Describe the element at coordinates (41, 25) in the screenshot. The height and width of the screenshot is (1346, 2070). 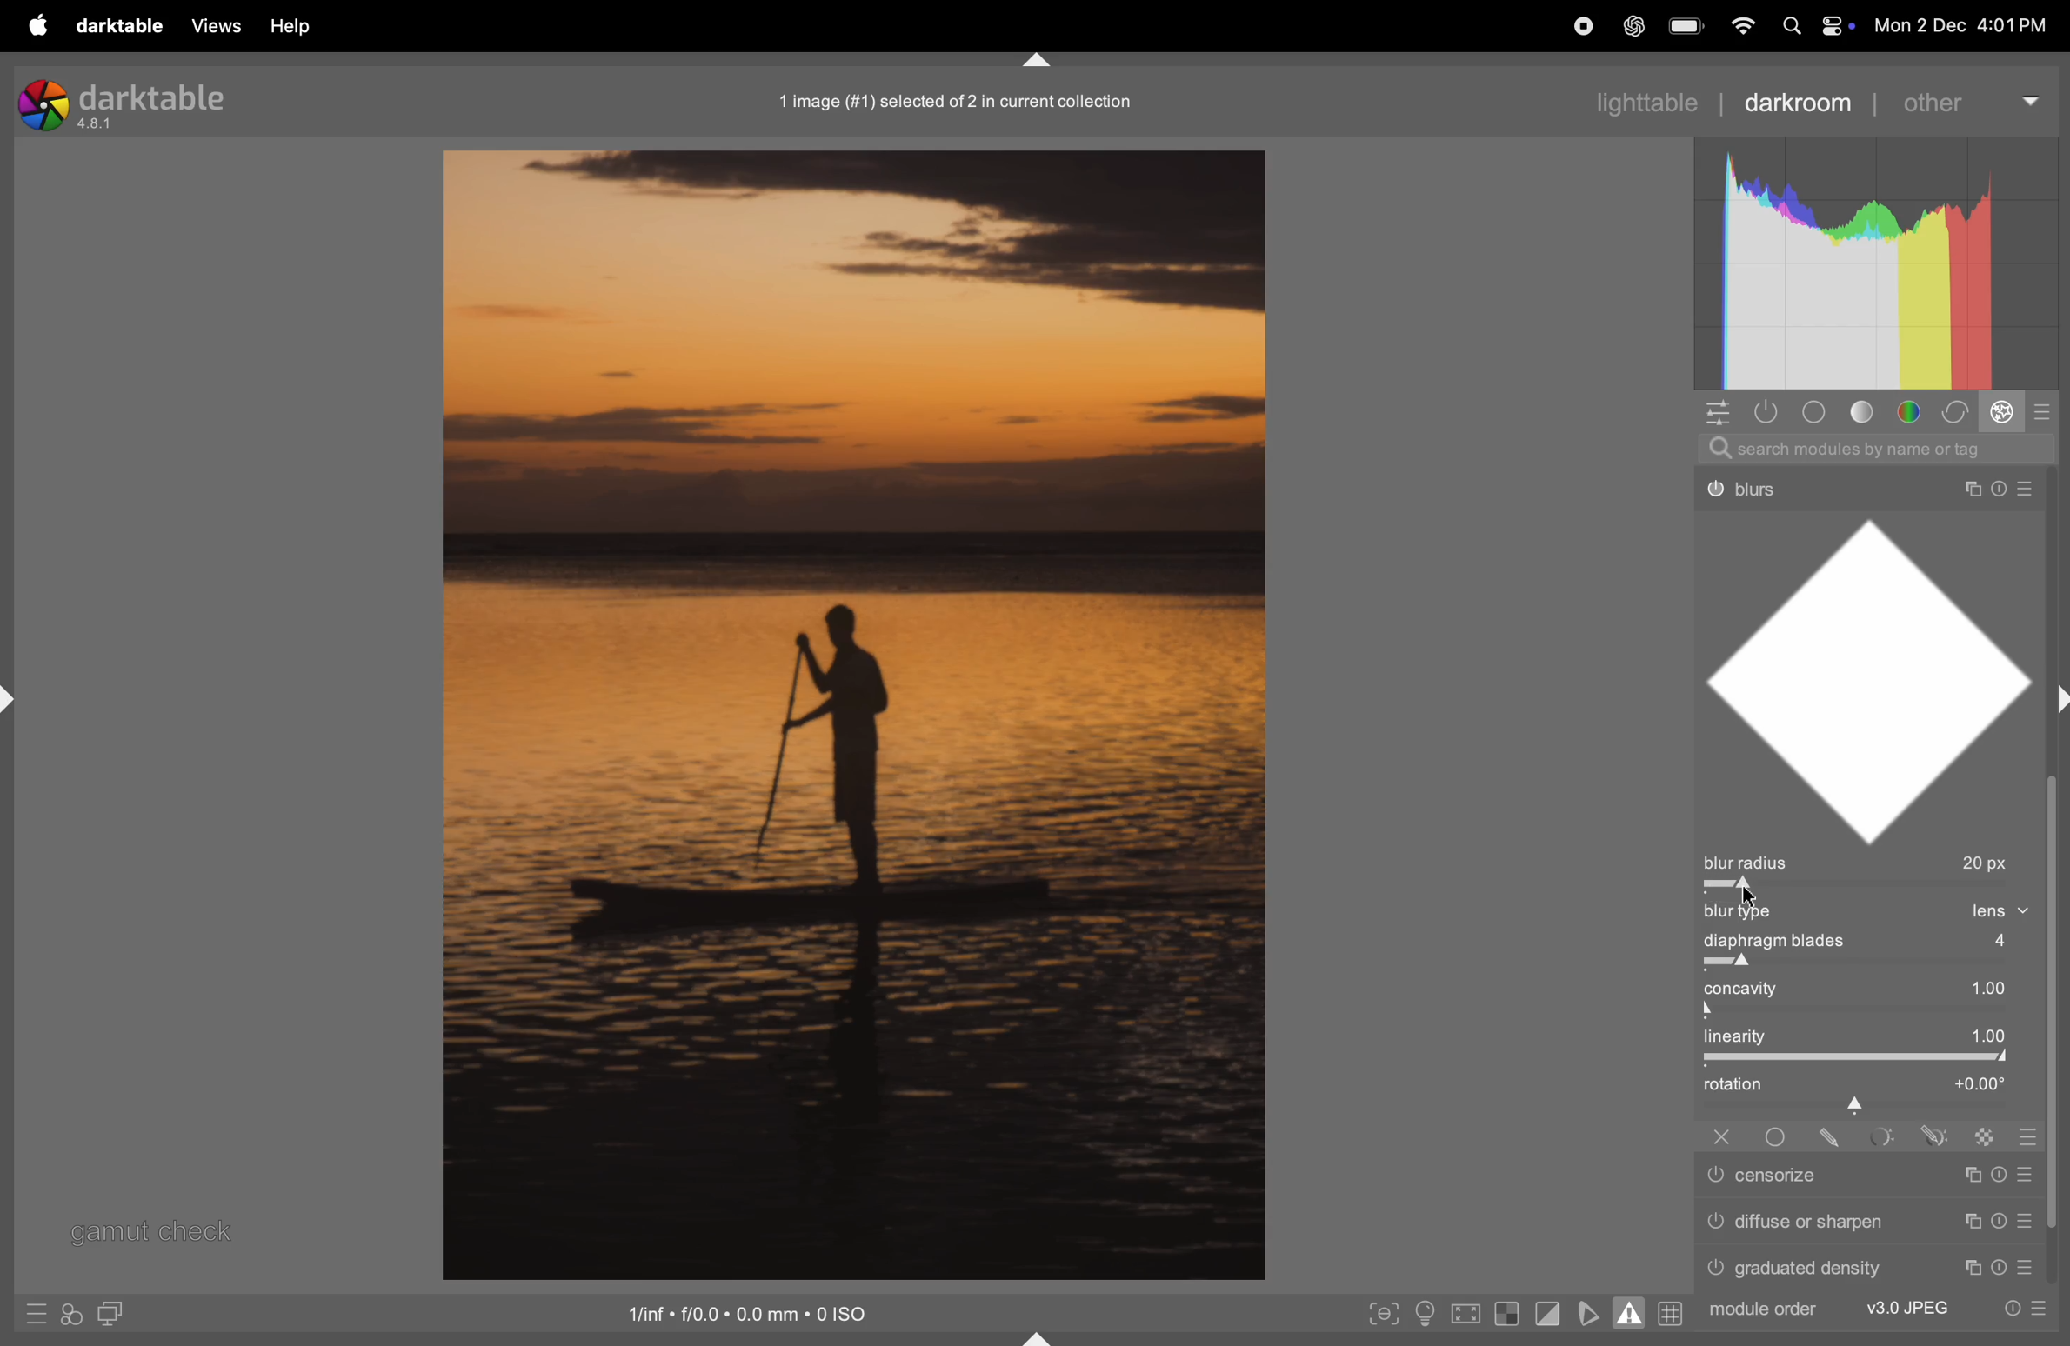
I see `apple menu` at that location.